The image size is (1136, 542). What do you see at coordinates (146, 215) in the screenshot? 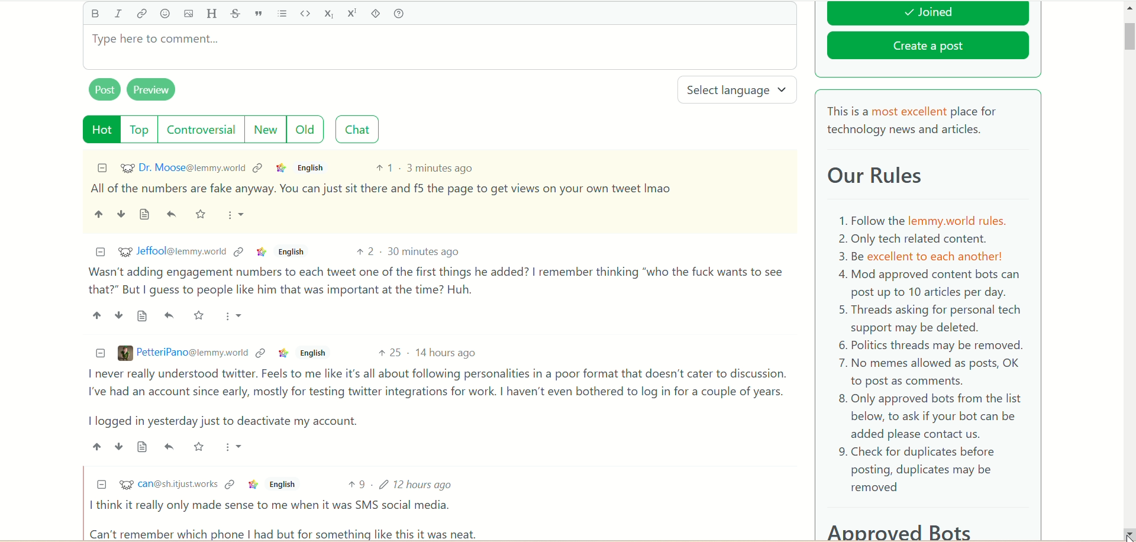
I see `Source` at bounding box center [146, 215].